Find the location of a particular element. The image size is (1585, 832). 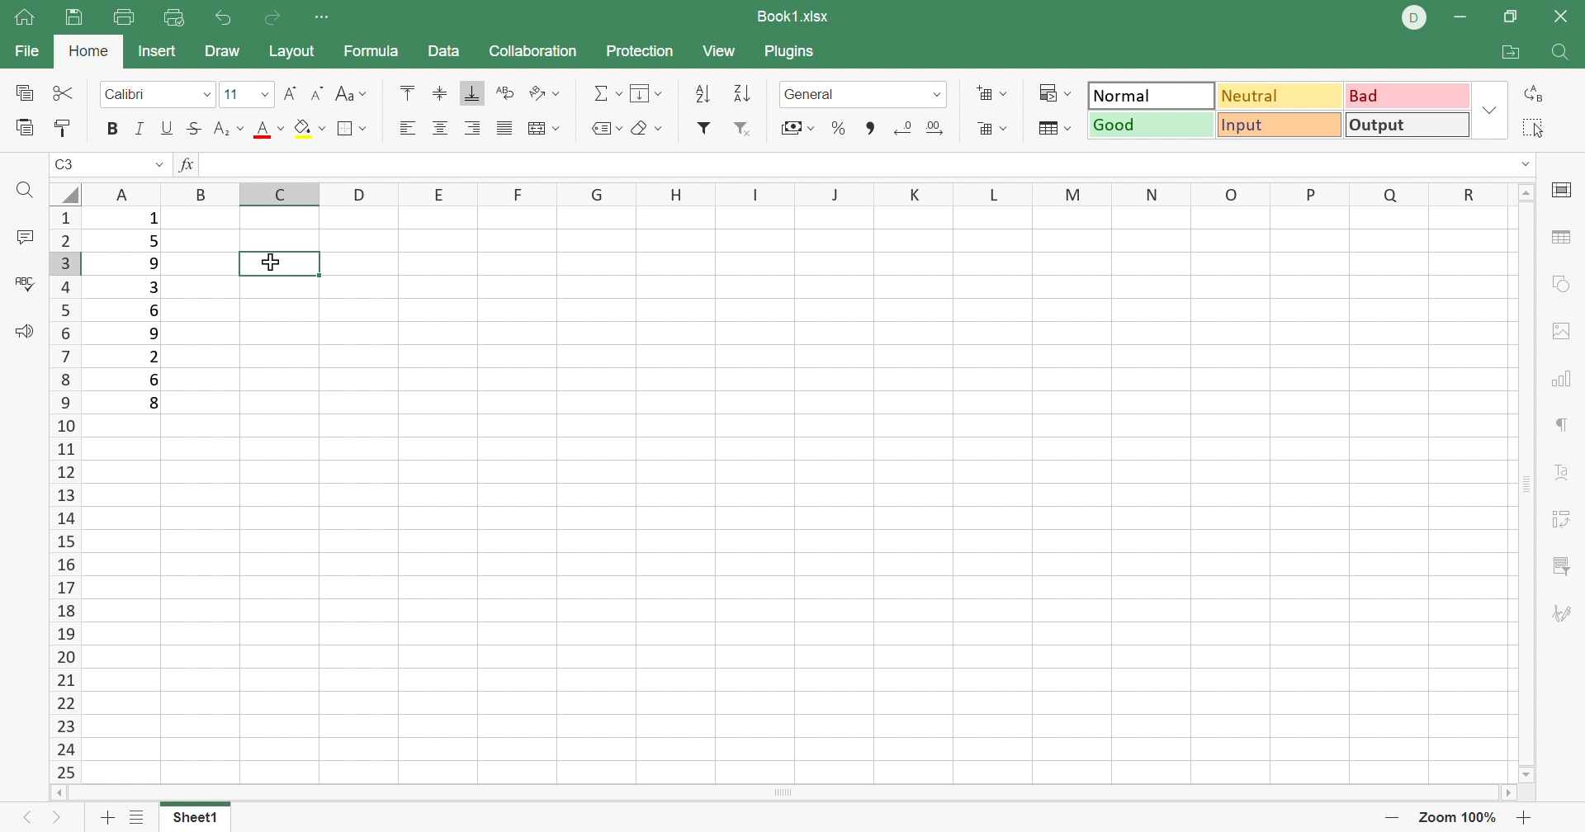

6 is located at coordinates (155, 380).